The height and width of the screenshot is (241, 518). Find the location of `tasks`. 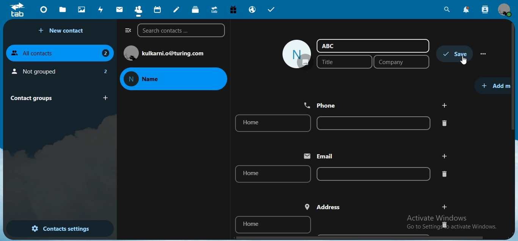

tasks is located at coordinates (272, 9).